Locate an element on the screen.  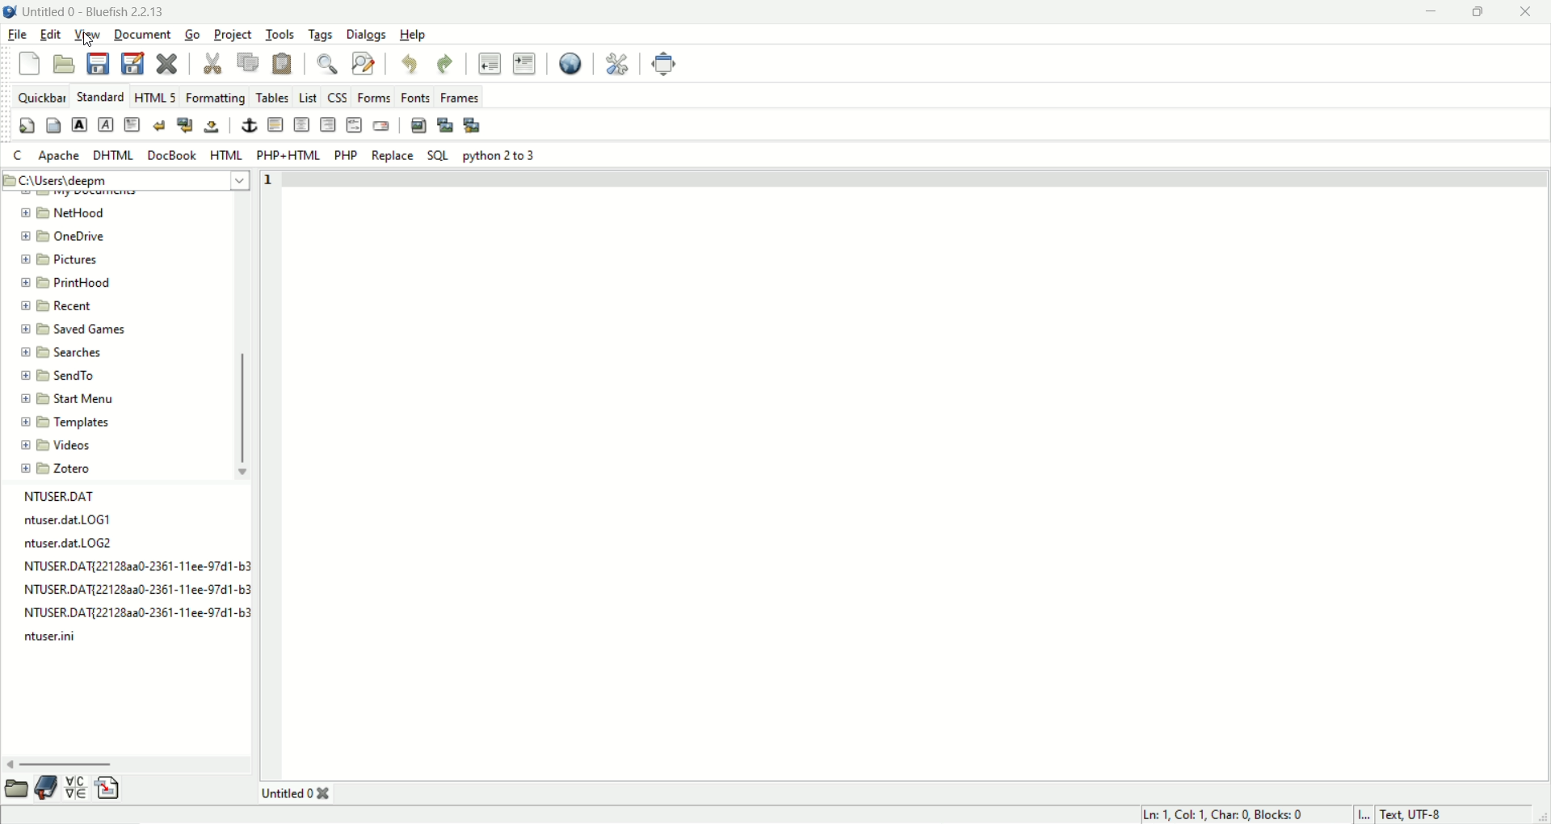
undo is located at coordinates (411, 65).